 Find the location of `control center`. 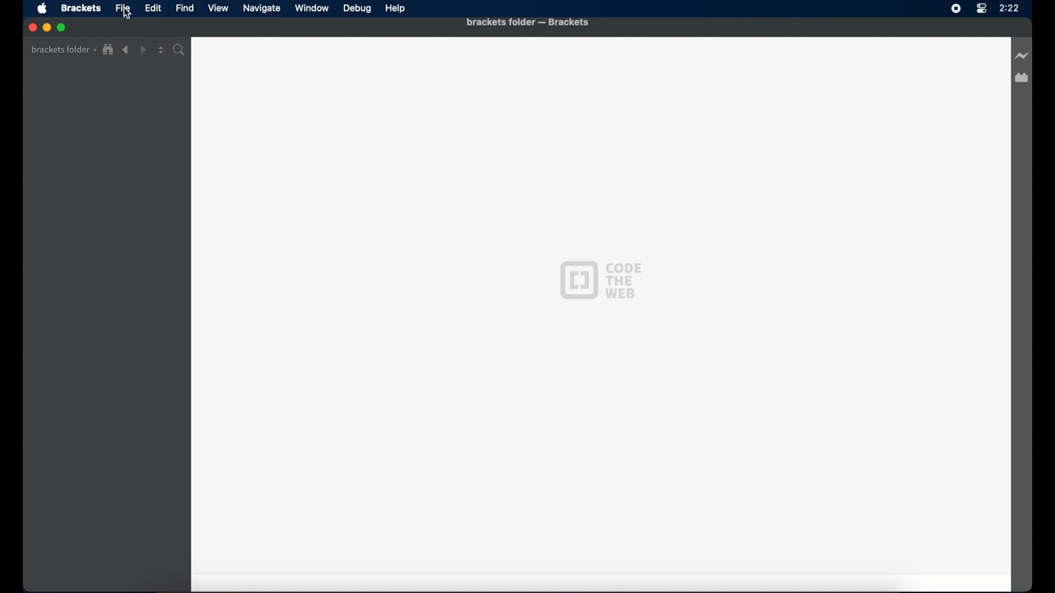

control center is located at coordinates (981, 9).